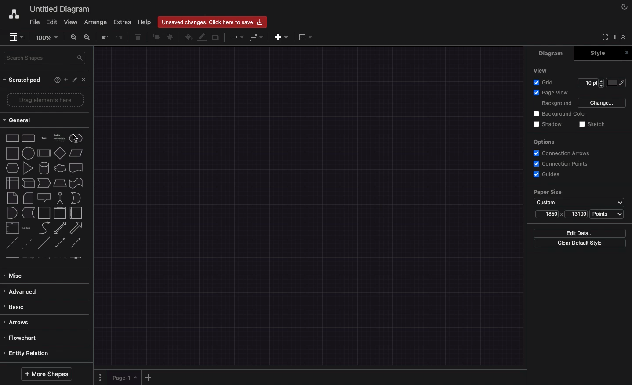 The height and width of the screenshot is (385, 632). I want to click on Zoom out, so click(88, 38).